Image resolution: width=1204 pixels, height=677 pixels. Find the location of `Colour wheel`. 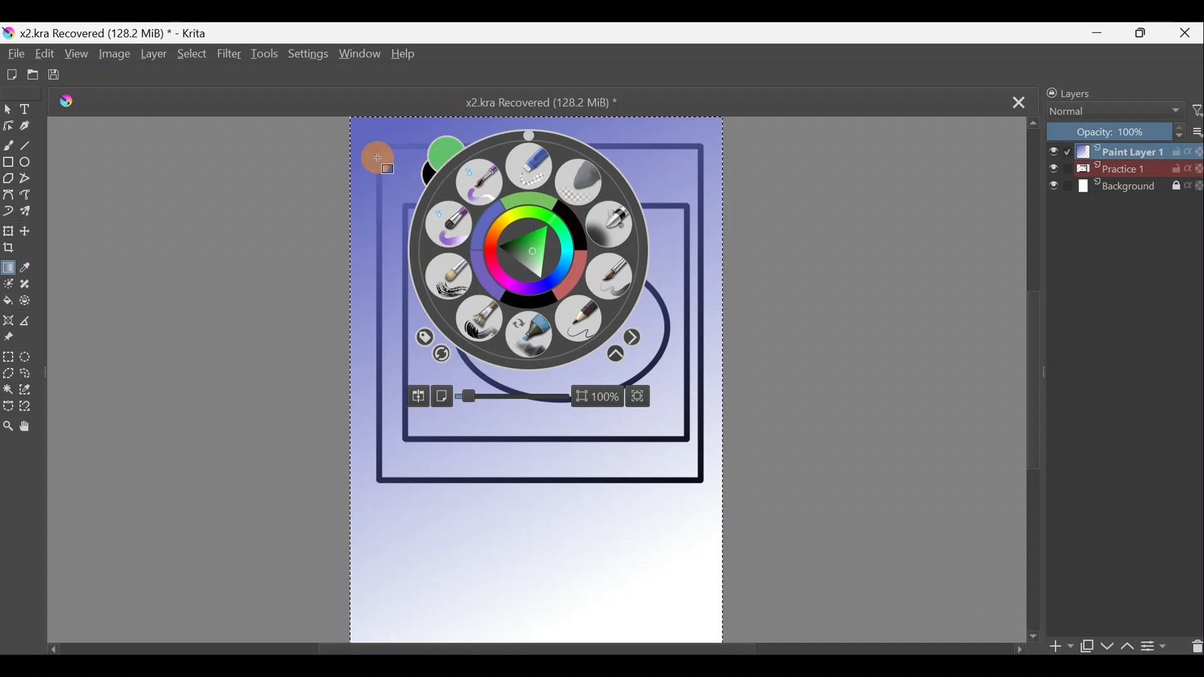

Colour wheel is located at coordinates (499, 250).